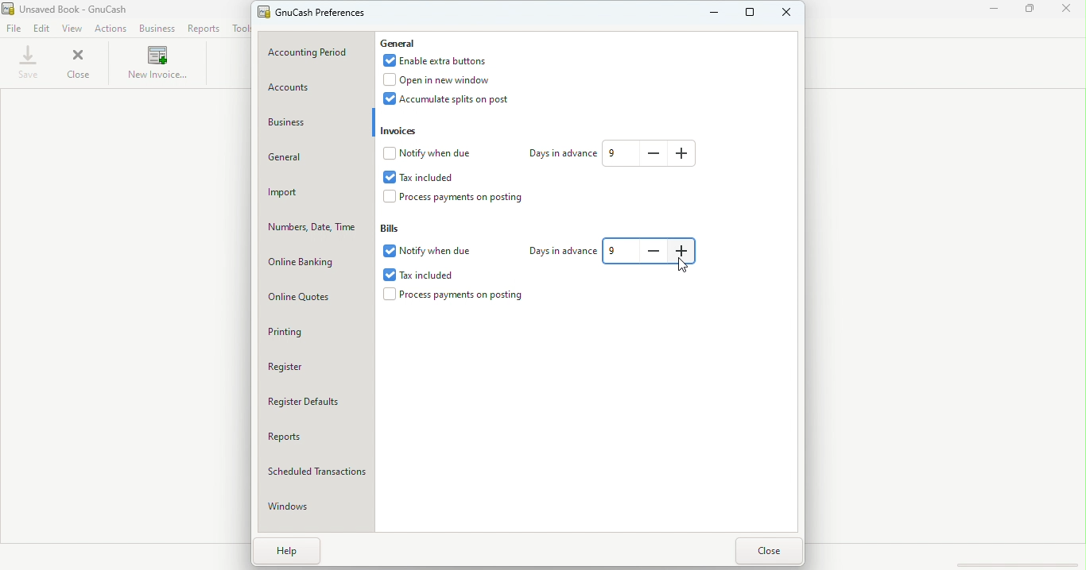  What do you see at coordinates (561, 155) in the screenshot?
I see `Days in advance` at bounding box center [561, 155].